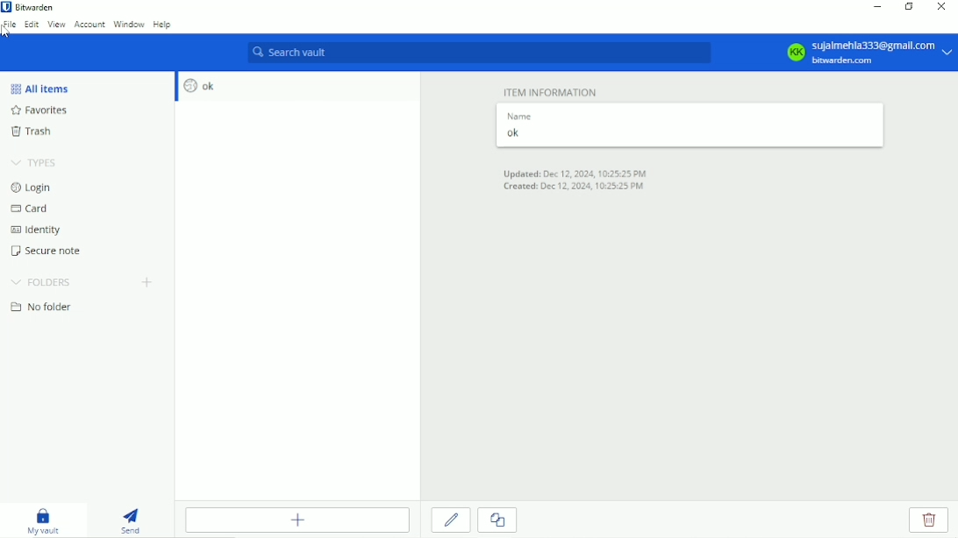  I want to click on Trash, so click(41, 132).